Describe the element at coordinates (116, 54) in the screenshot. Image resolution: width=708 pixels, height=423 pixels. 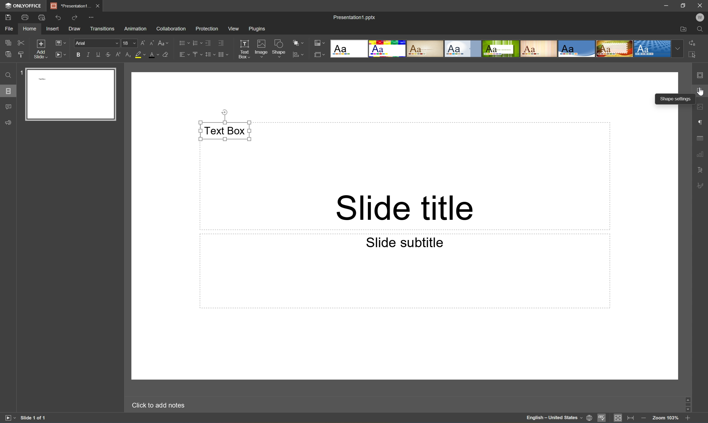
I see `Superscript` at that location.